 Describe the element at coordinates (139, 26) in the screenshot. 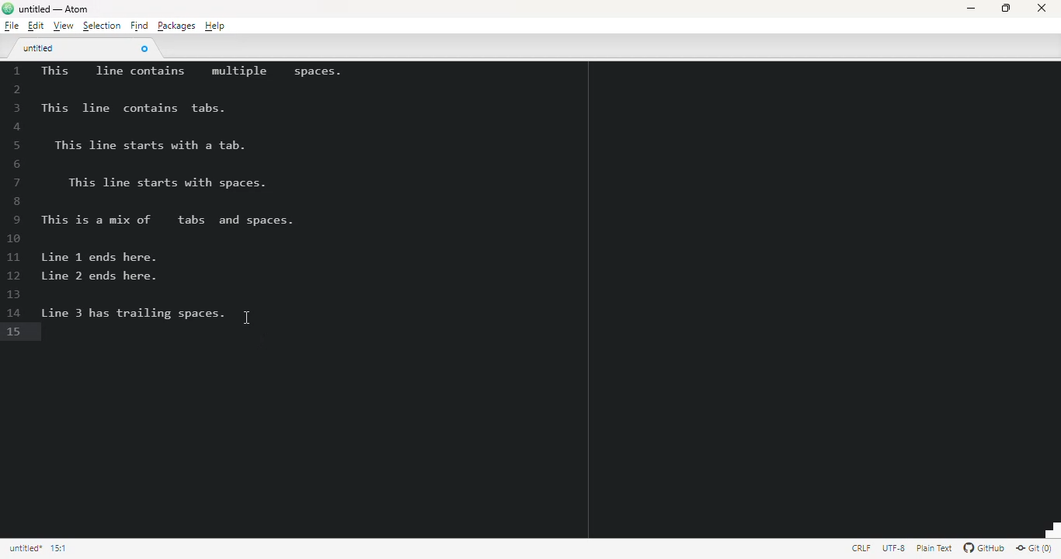

I see `find` at that location.